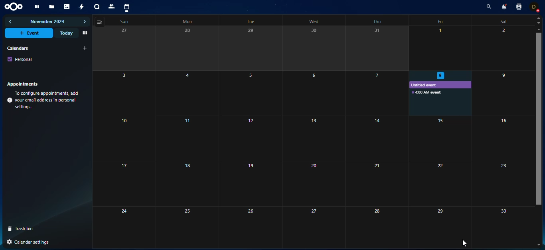  I want to click on up, so click(539, 18).